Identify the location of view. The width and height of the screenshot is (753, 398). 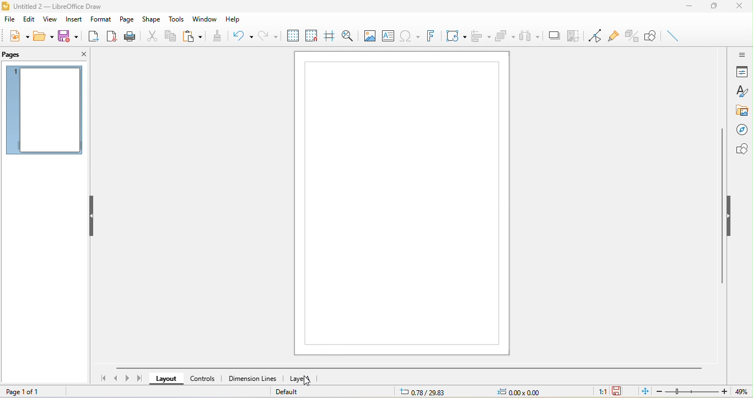
(49, 19).